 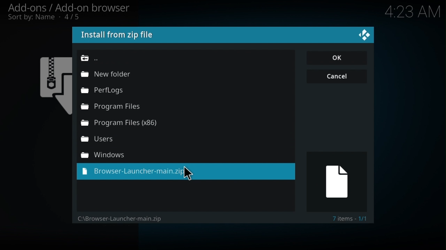 What do you see at coordinates (108, 91) in the screenshot?
I see `Perf logs` at bounding box center [108, 91].